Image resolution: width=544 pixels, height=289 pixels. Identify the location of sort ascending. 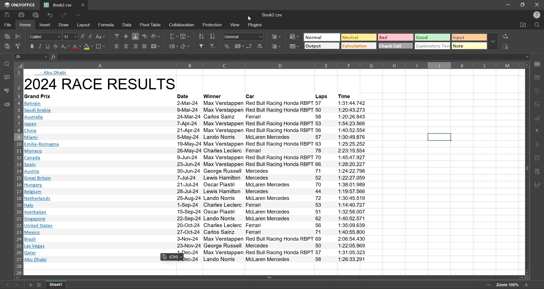
(200, 36).